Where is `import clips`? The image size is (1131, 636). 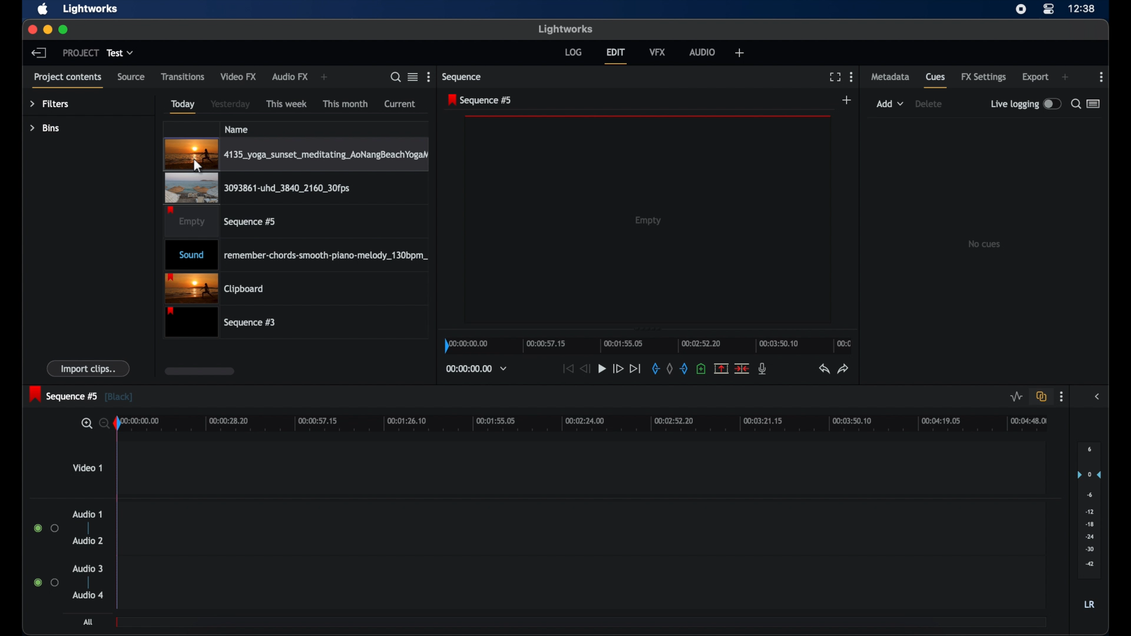 import clips is located at coordinates (88, 369).